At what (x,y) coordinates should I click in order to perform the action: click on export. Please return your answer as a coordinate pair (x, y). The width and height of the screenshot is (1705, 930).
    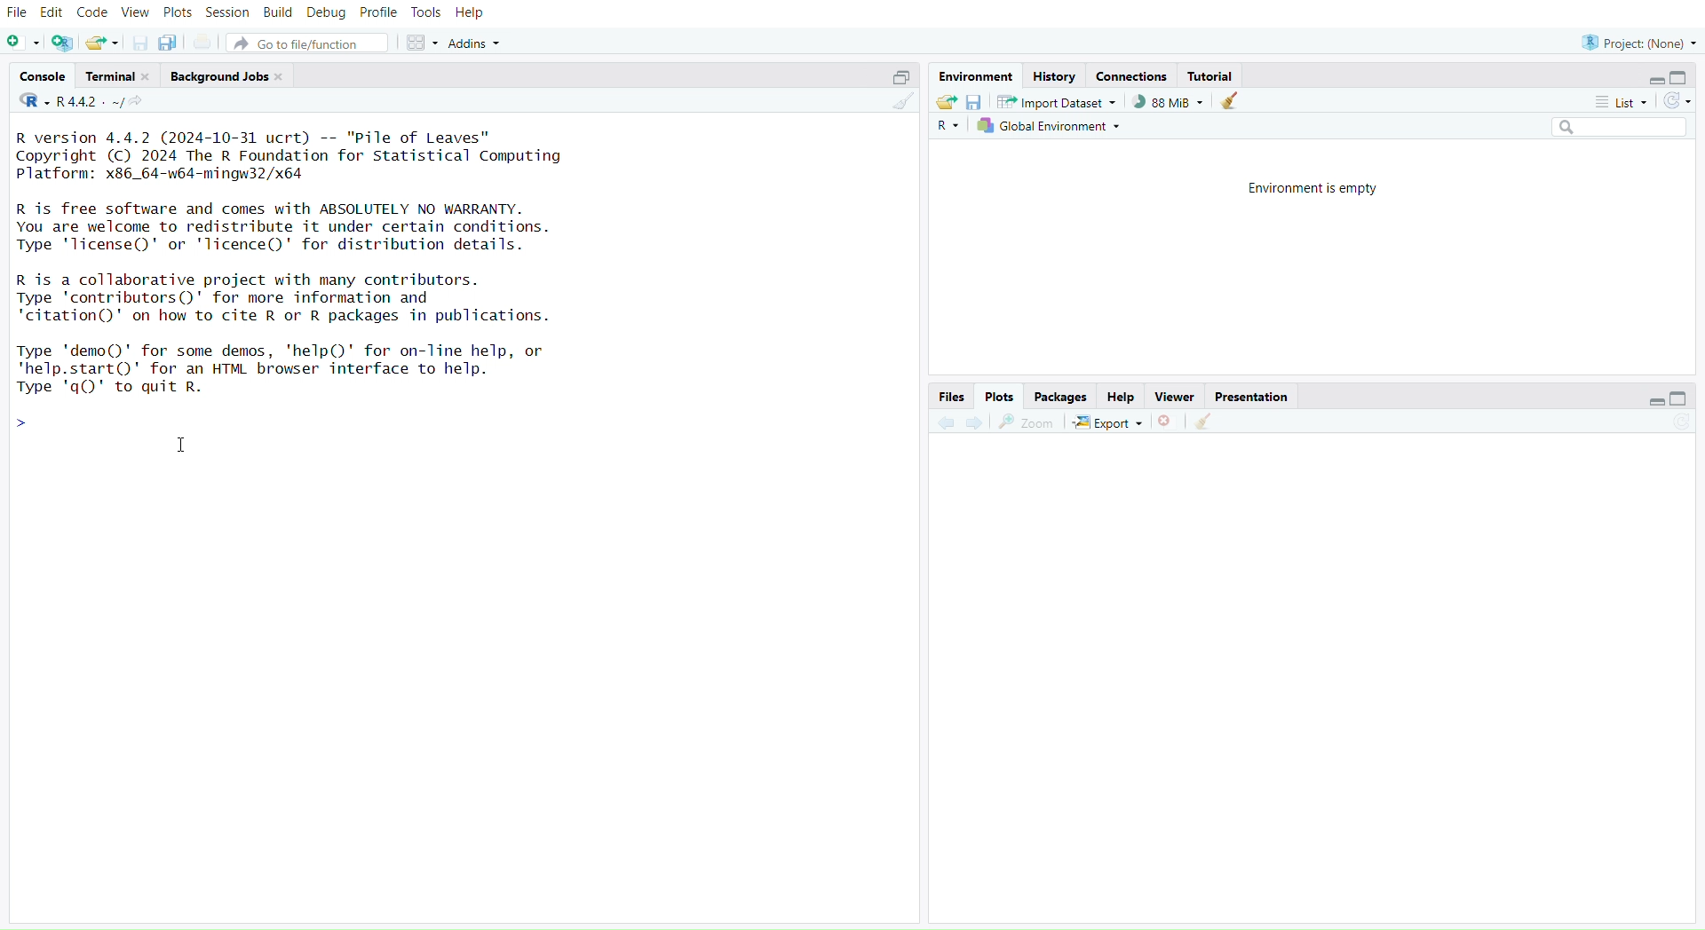
    Looking at the image, I should click on (1109, 424).